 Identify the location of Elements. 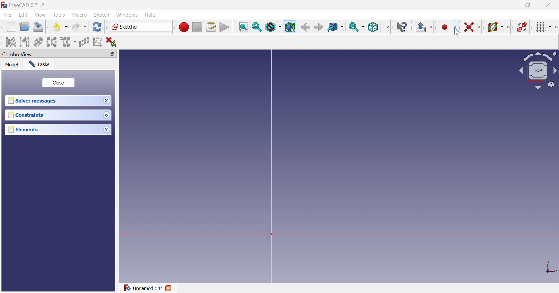
(24, 129).